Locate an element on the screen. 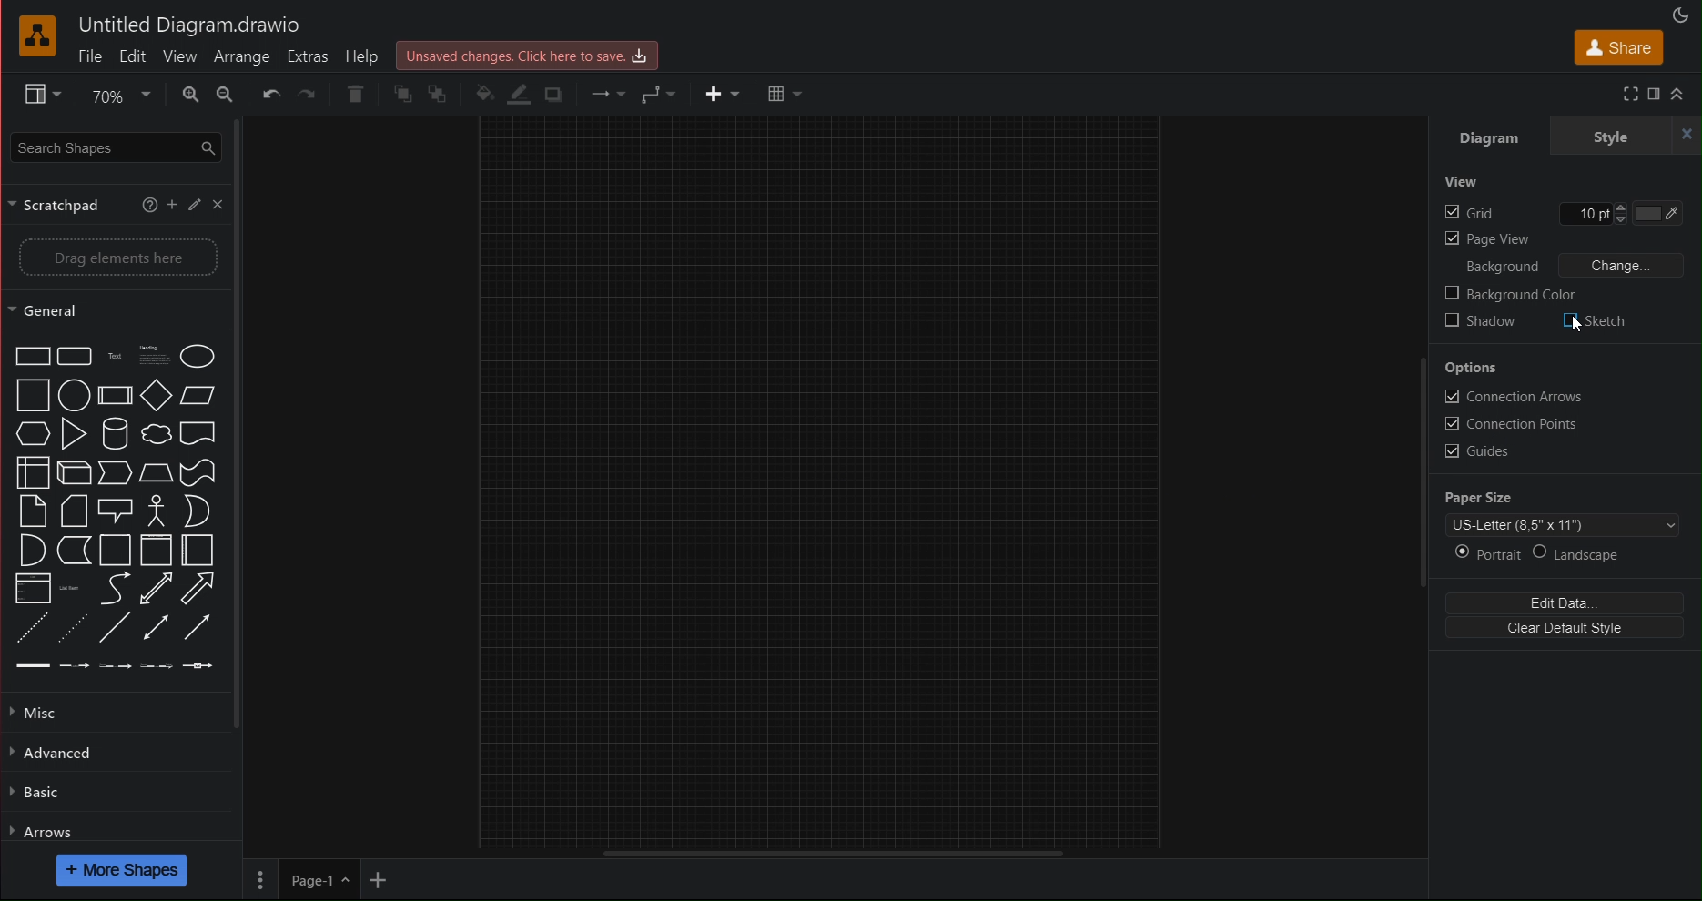  card is located at coordinates (72, 511).